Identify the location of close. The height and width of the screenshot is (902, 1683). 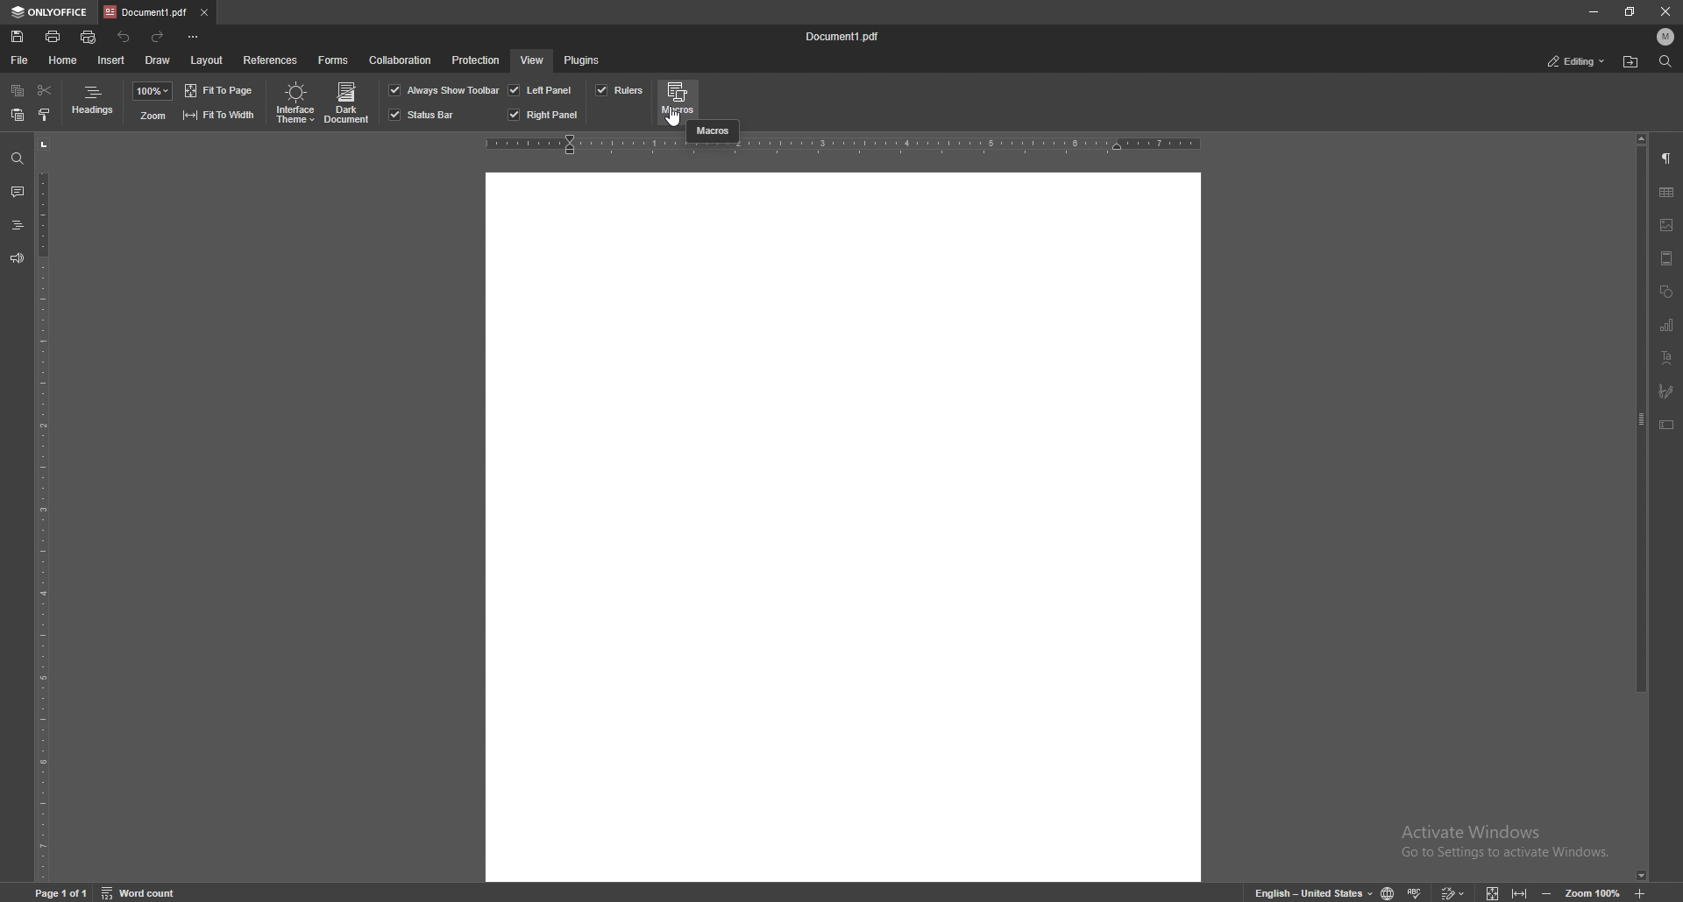
(1669, 11).